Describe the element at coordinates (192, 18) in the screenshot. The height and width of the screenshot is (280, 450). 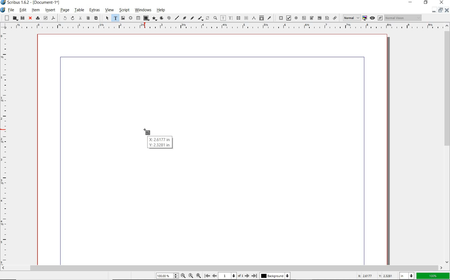
I see `freehand line` at that location.